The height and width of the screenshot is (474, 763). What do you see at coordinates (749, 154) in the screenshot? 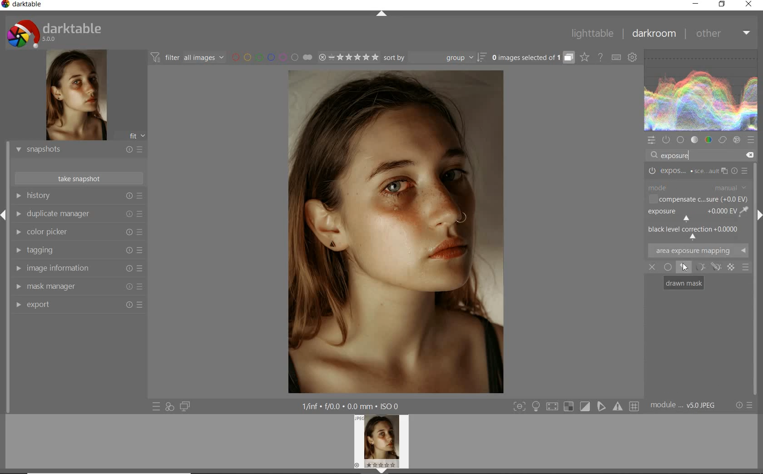
I see `DELETE` at bounding box center [749, 154].